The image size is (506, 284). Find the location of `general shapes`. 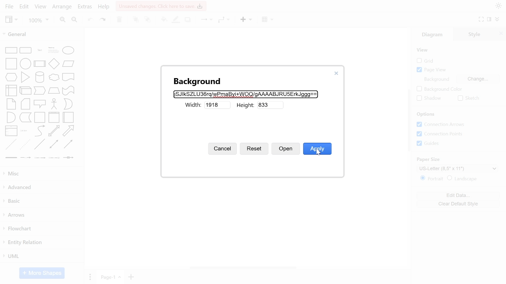

general shapes is located at coordinates (25, 117).